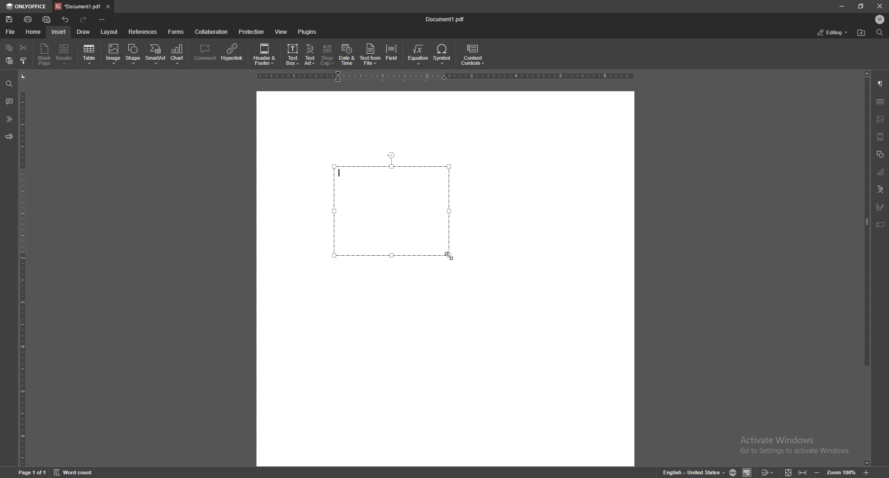 The width and height of the screenshot is (889, 478). Describe the element at coordinates (747, 472) in the screenshot. I see `spell check` at that location.